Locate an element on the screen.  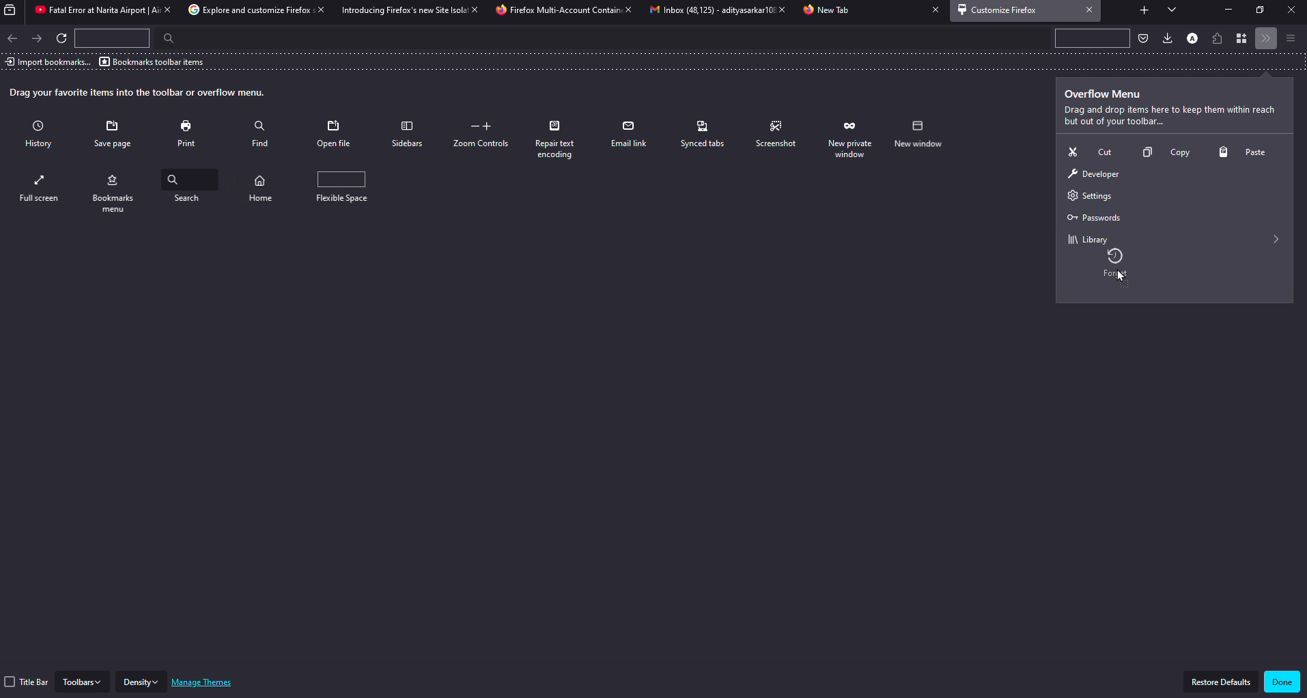
drag is located at coordinates (139, 93).